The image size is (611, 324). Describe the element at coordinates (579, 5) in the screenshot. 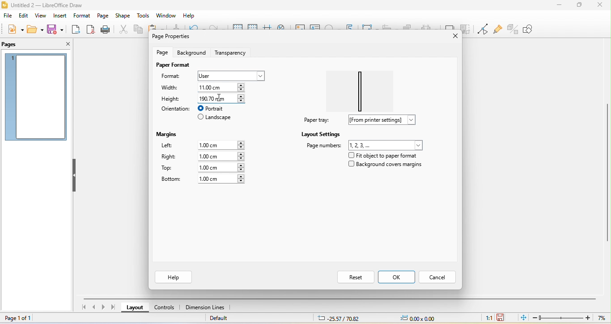

I see `maximize` at that location.